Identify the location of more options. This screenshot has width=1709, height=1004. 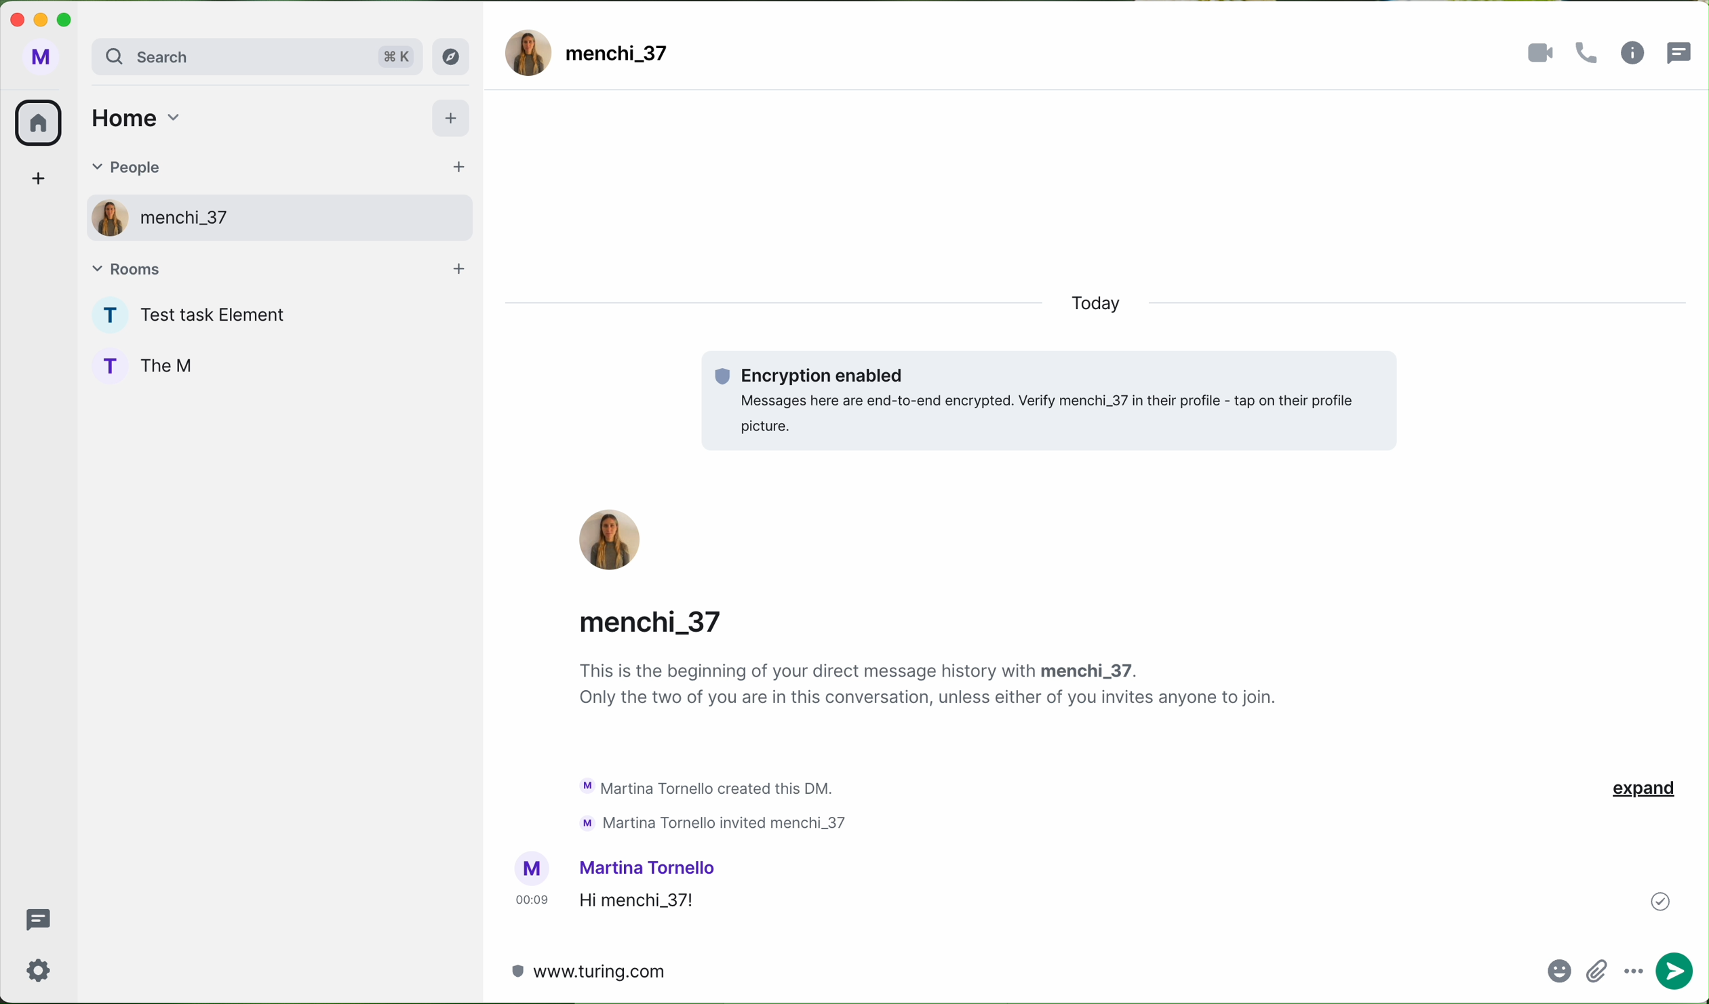
(1637, 969).